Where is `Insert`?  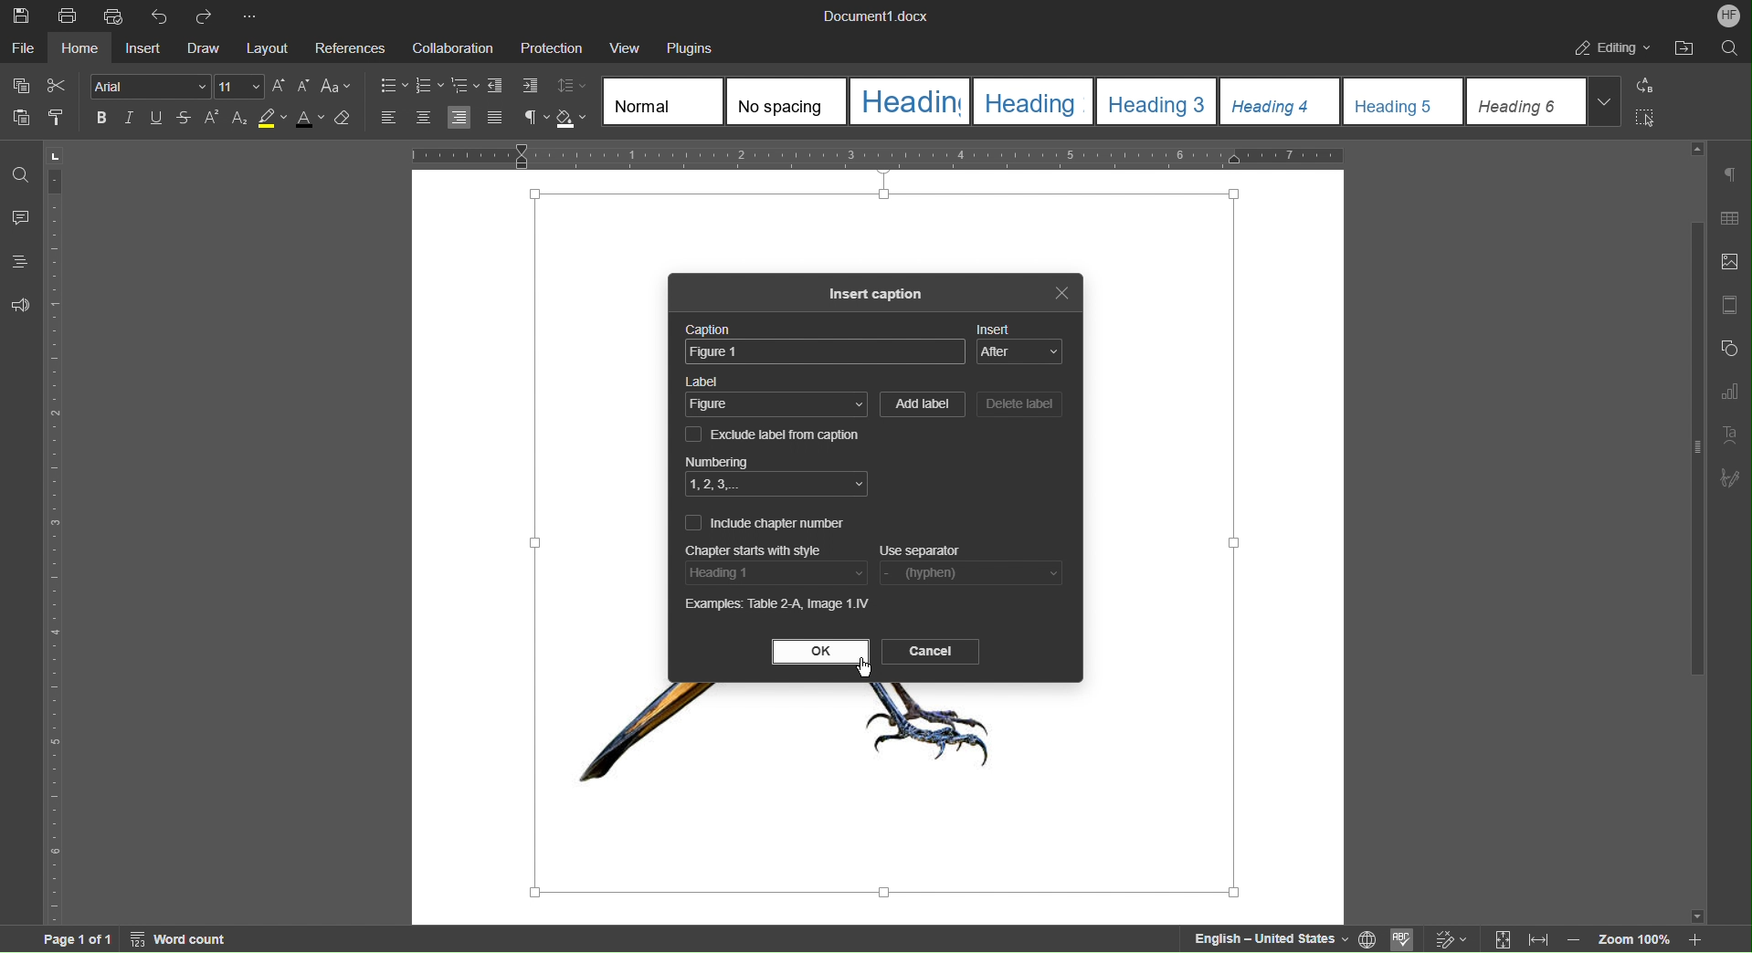 Insert is located at coordinates (140, 50).